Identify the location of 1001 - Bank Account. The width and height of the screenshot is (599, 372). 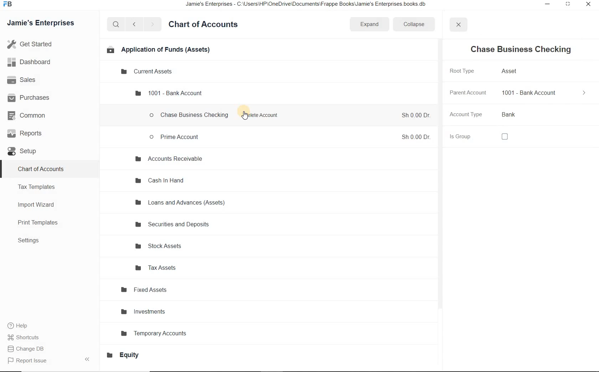
(169, 93).